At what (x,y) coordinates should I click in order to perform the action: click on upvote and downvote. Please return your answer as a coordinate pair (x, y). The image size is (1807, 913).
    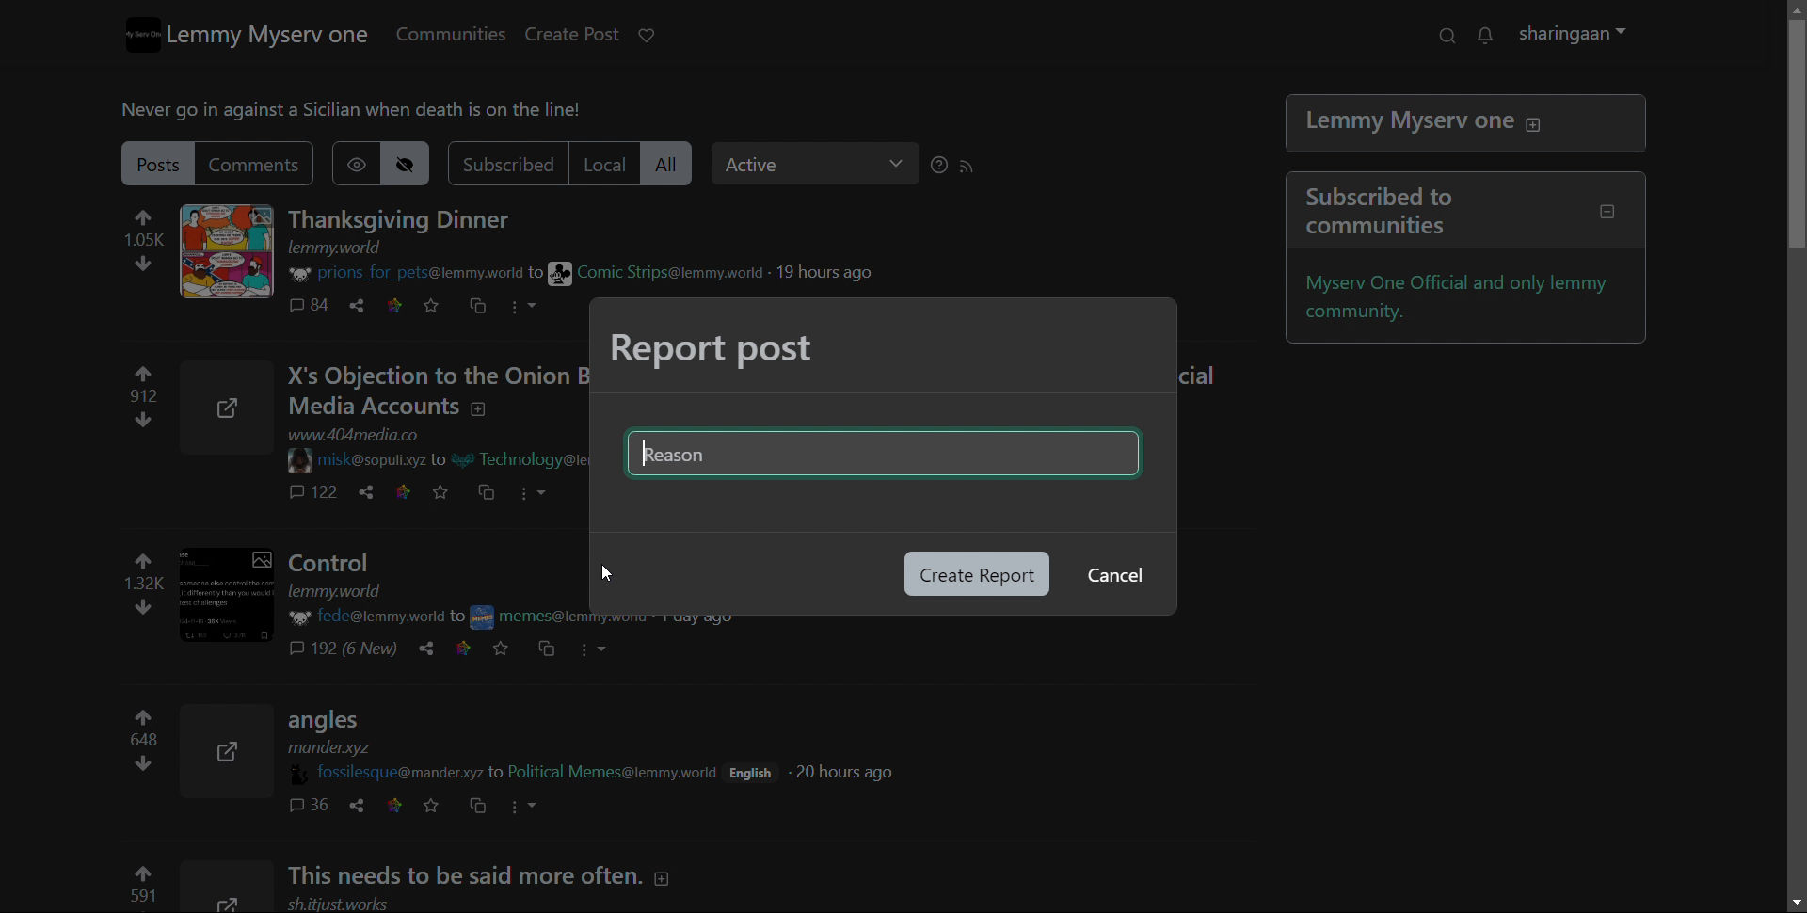
    Looking at the image, I should click on (143, 746).